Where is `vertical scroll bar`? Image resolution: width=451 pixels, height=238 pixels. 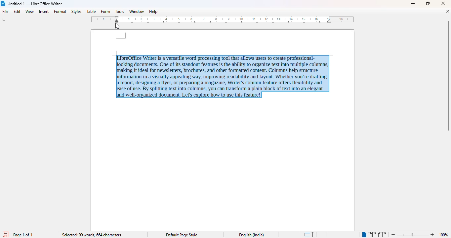 vertical scroll bar is located at coordinates (448, 76).